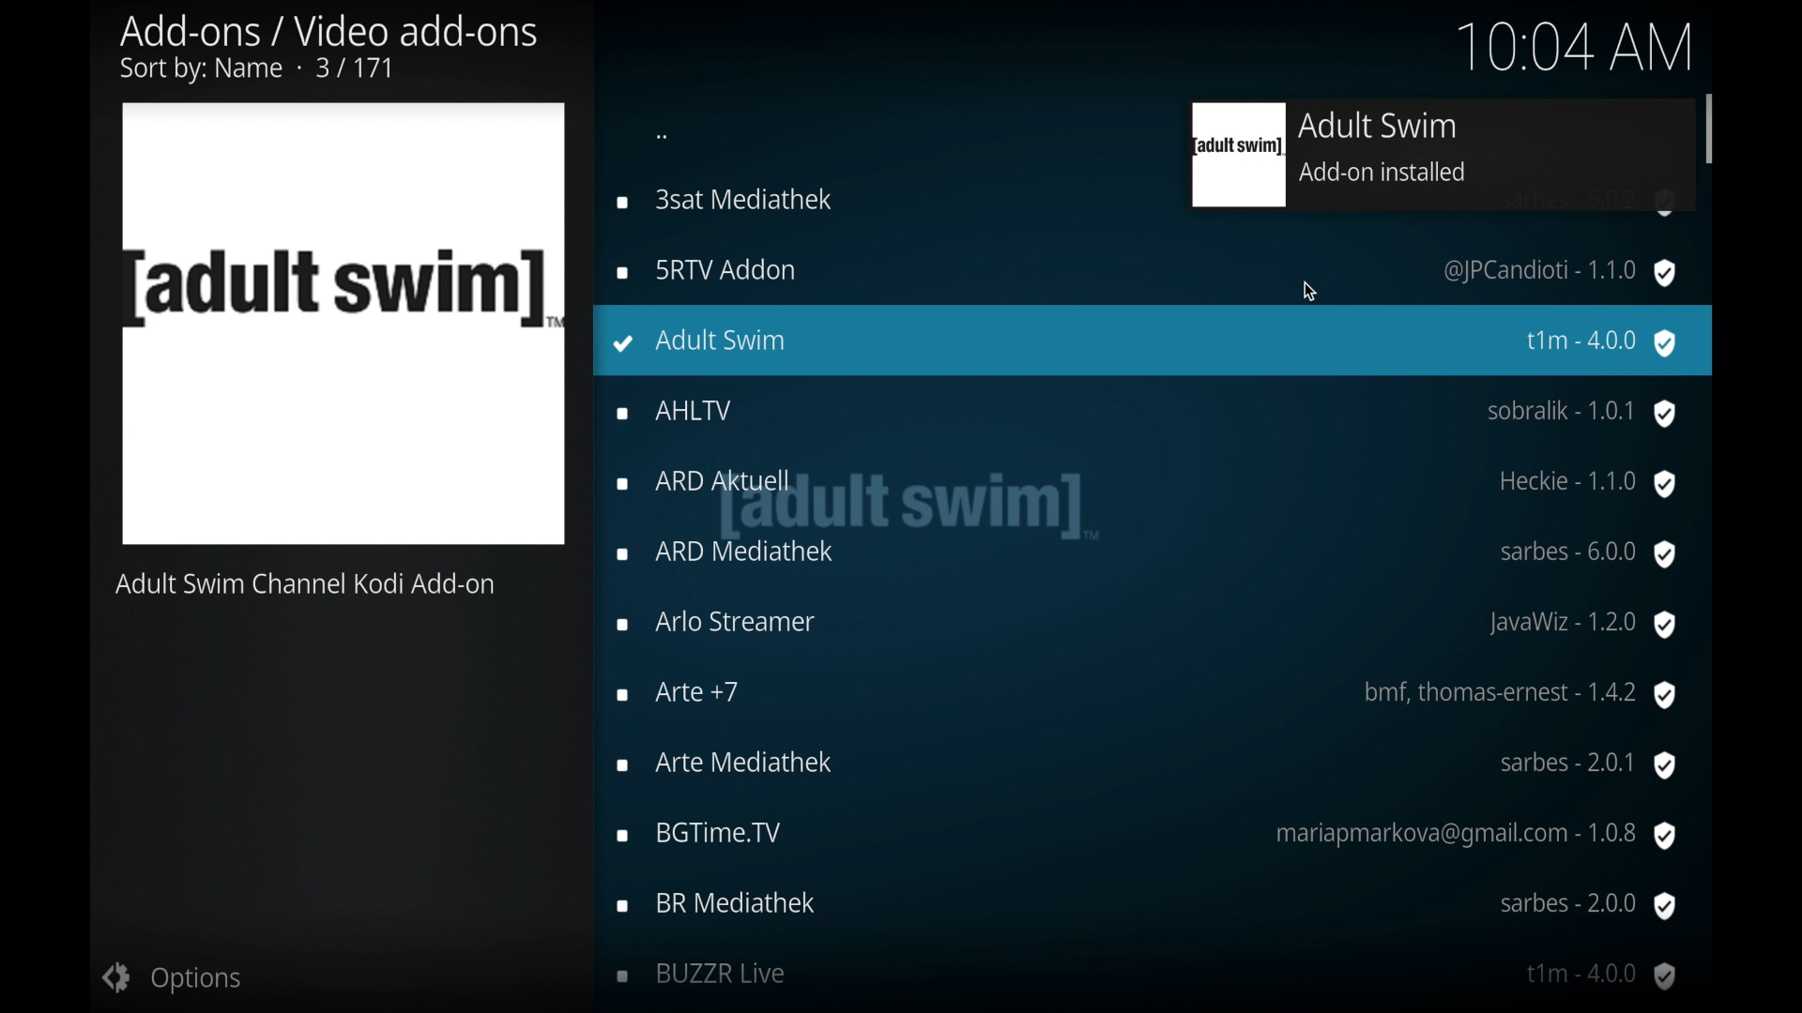 The image size is (1802, 1013). Describe the element at coordinates (1148, 977) in the screenshot. I see `buzzr live` at that location.